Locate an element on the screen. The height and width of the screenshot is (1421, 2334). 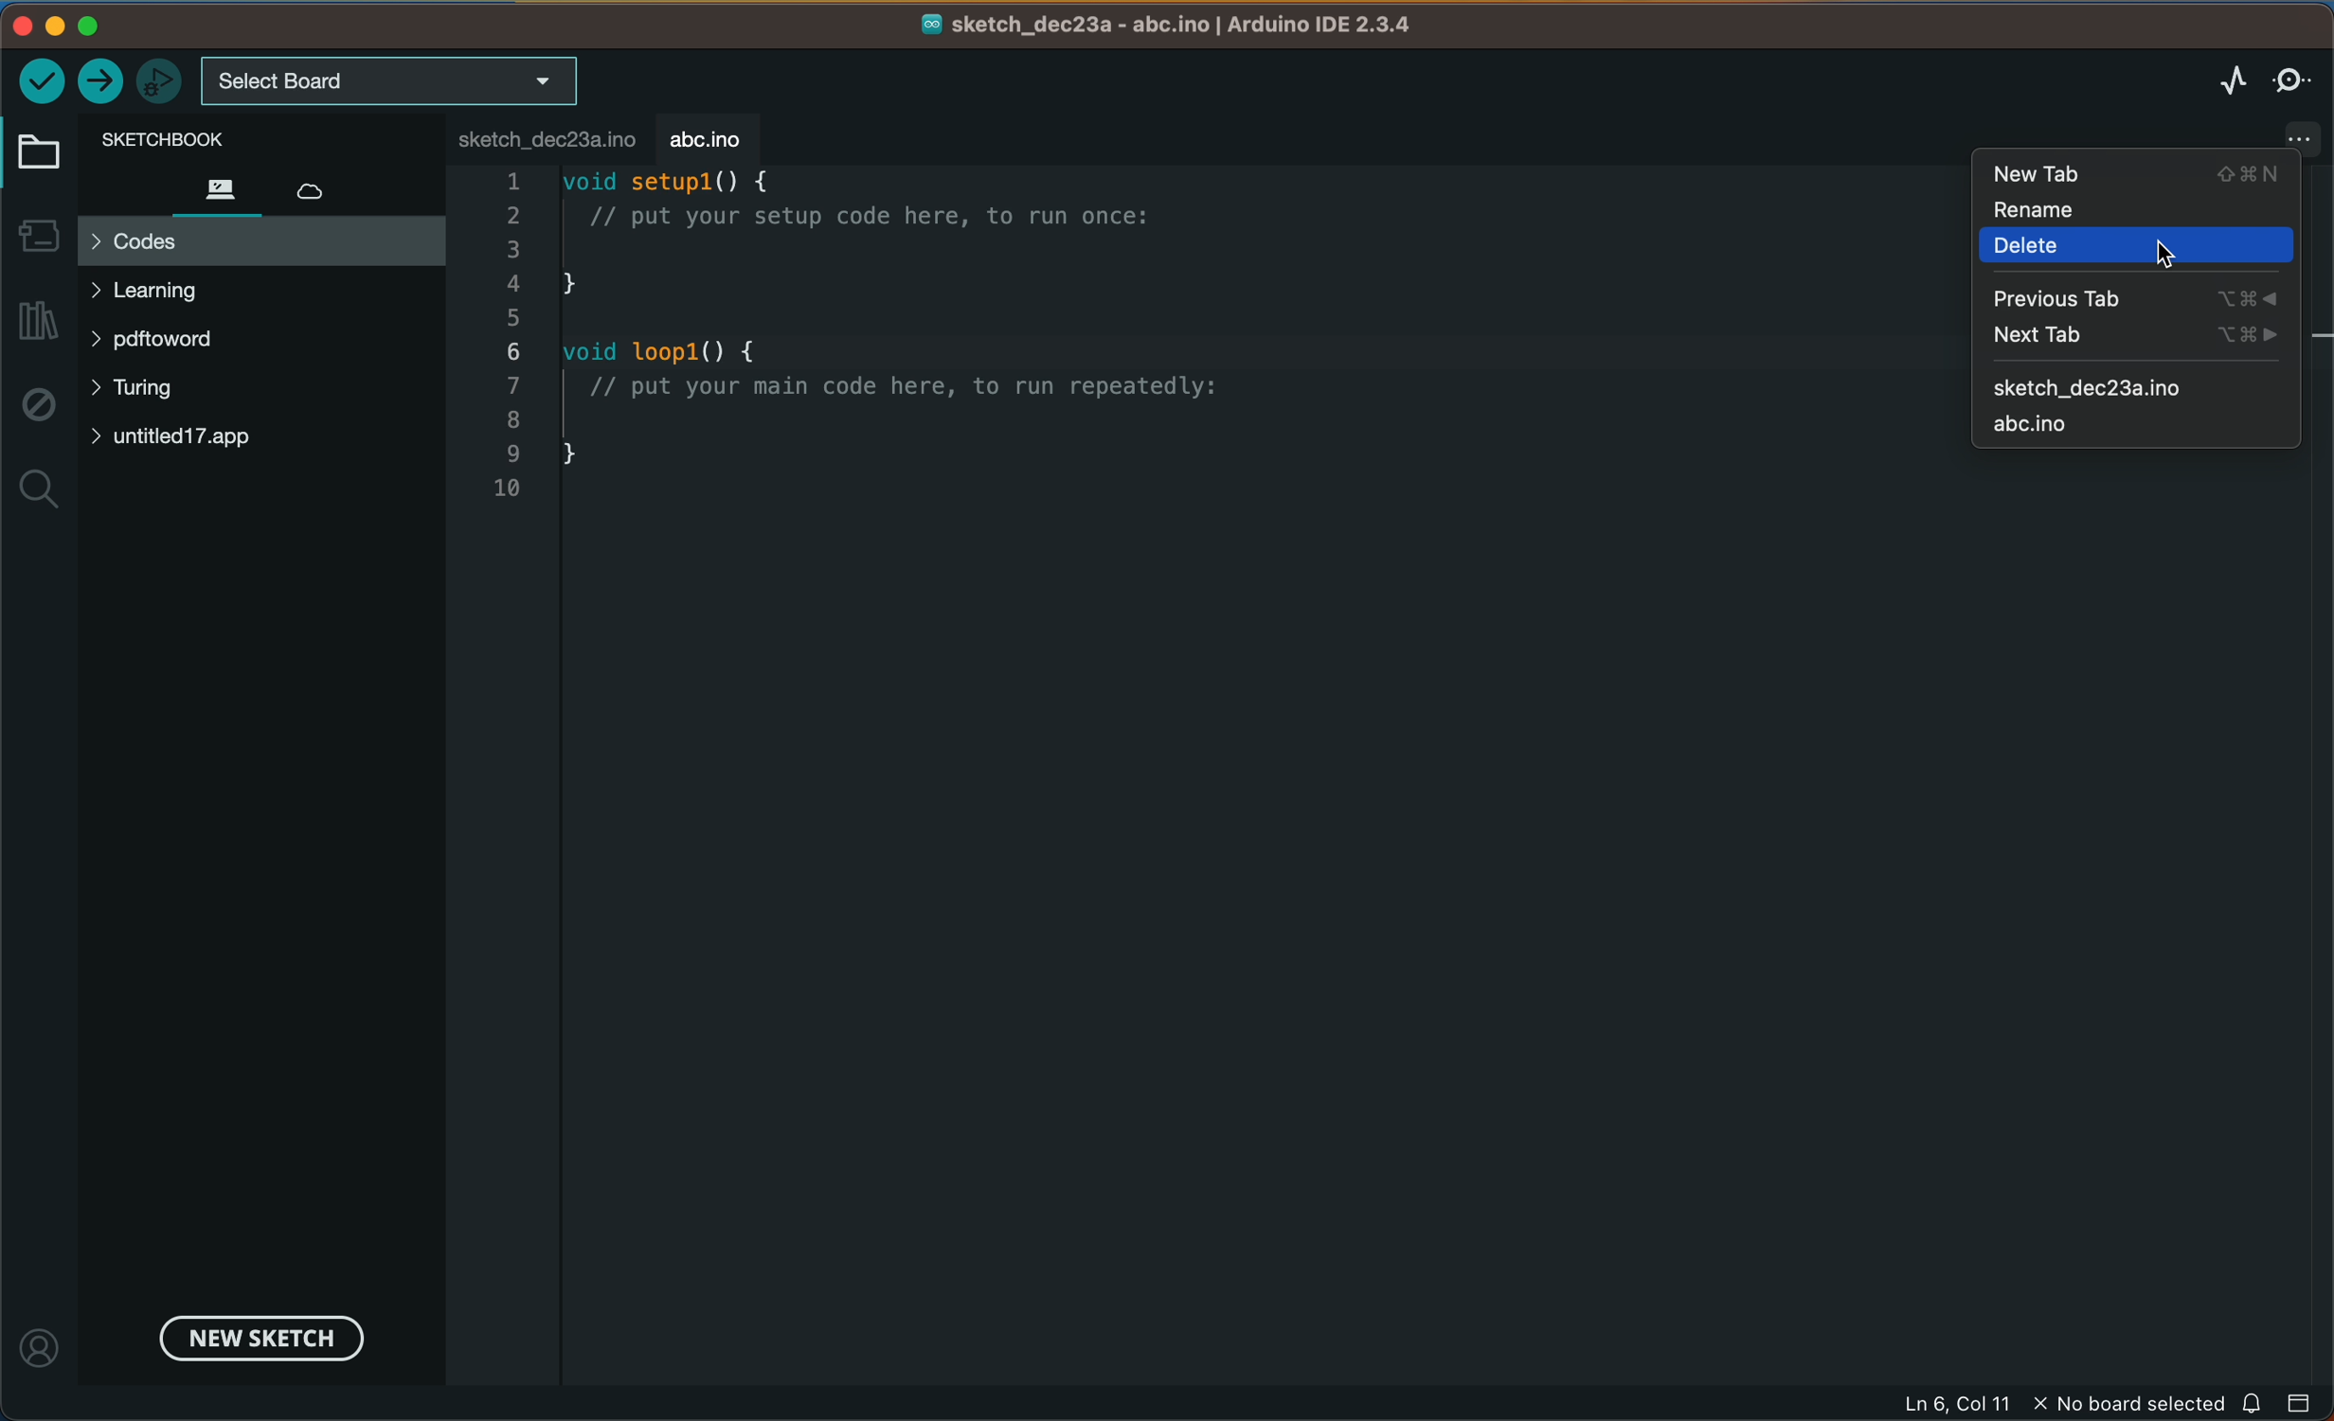
close slide bar is located at coordinates (2304, 1403).